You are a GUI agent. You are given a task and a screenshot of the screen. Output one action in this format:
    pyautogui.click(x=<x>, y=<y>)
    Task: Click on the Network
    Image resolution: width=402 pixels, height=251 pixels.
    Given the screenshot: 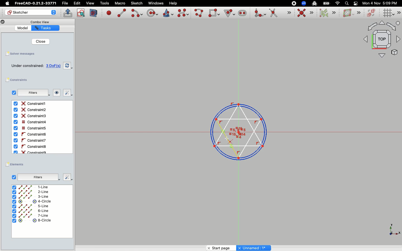 What is the action you would take?
    pyautogui.click(x=338, y=3)
    